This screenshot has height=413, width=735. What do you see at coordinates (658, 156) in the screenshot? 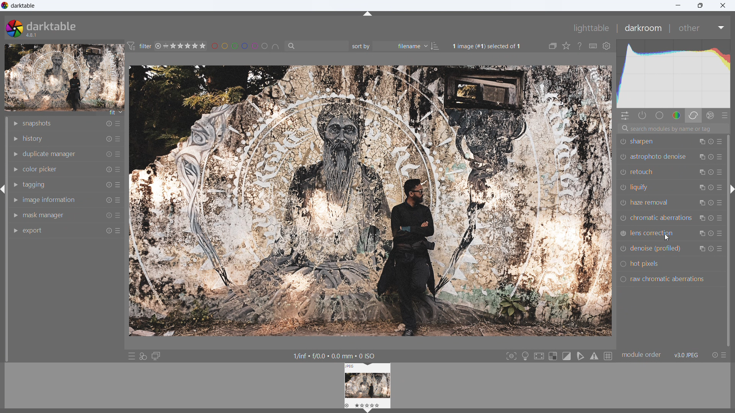
I see `astrophoto denoise` at bounding box center [658, 156].